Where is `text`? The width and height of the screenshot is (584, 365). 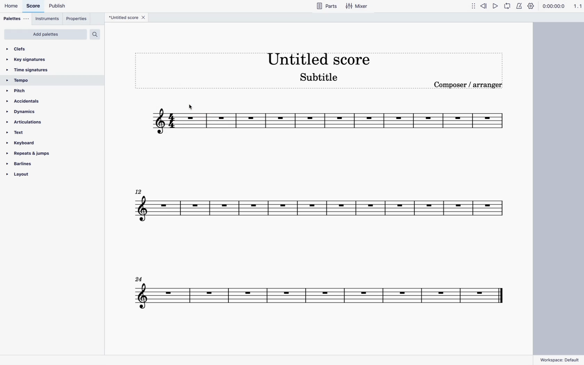 text is located at coordinates (17, 132).